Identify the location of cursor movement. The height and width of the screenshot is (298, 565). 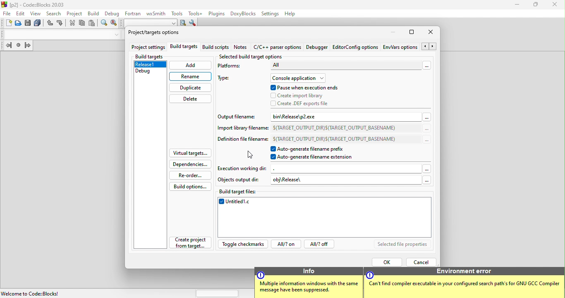
(250, 154).